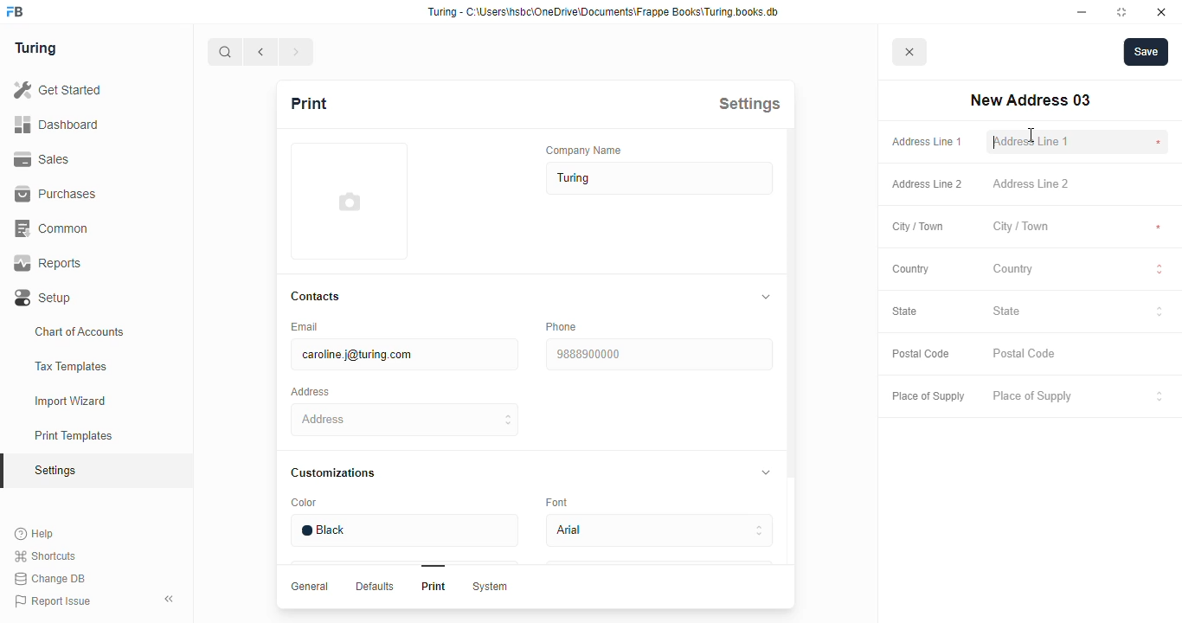 The height and width of the screenshot is (623, 1182). I want to click on address line 1, so click(927, 142).